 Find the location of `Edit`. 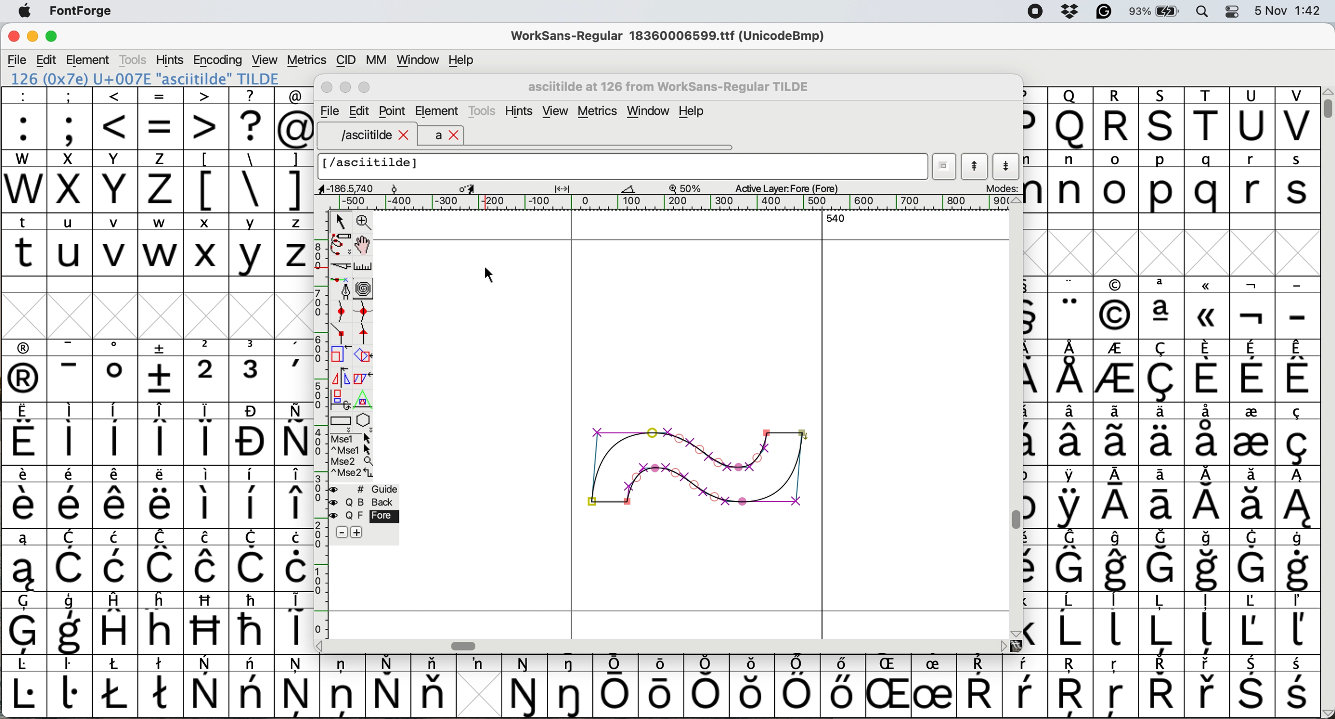

Edit is located at coordinates (359, 111).